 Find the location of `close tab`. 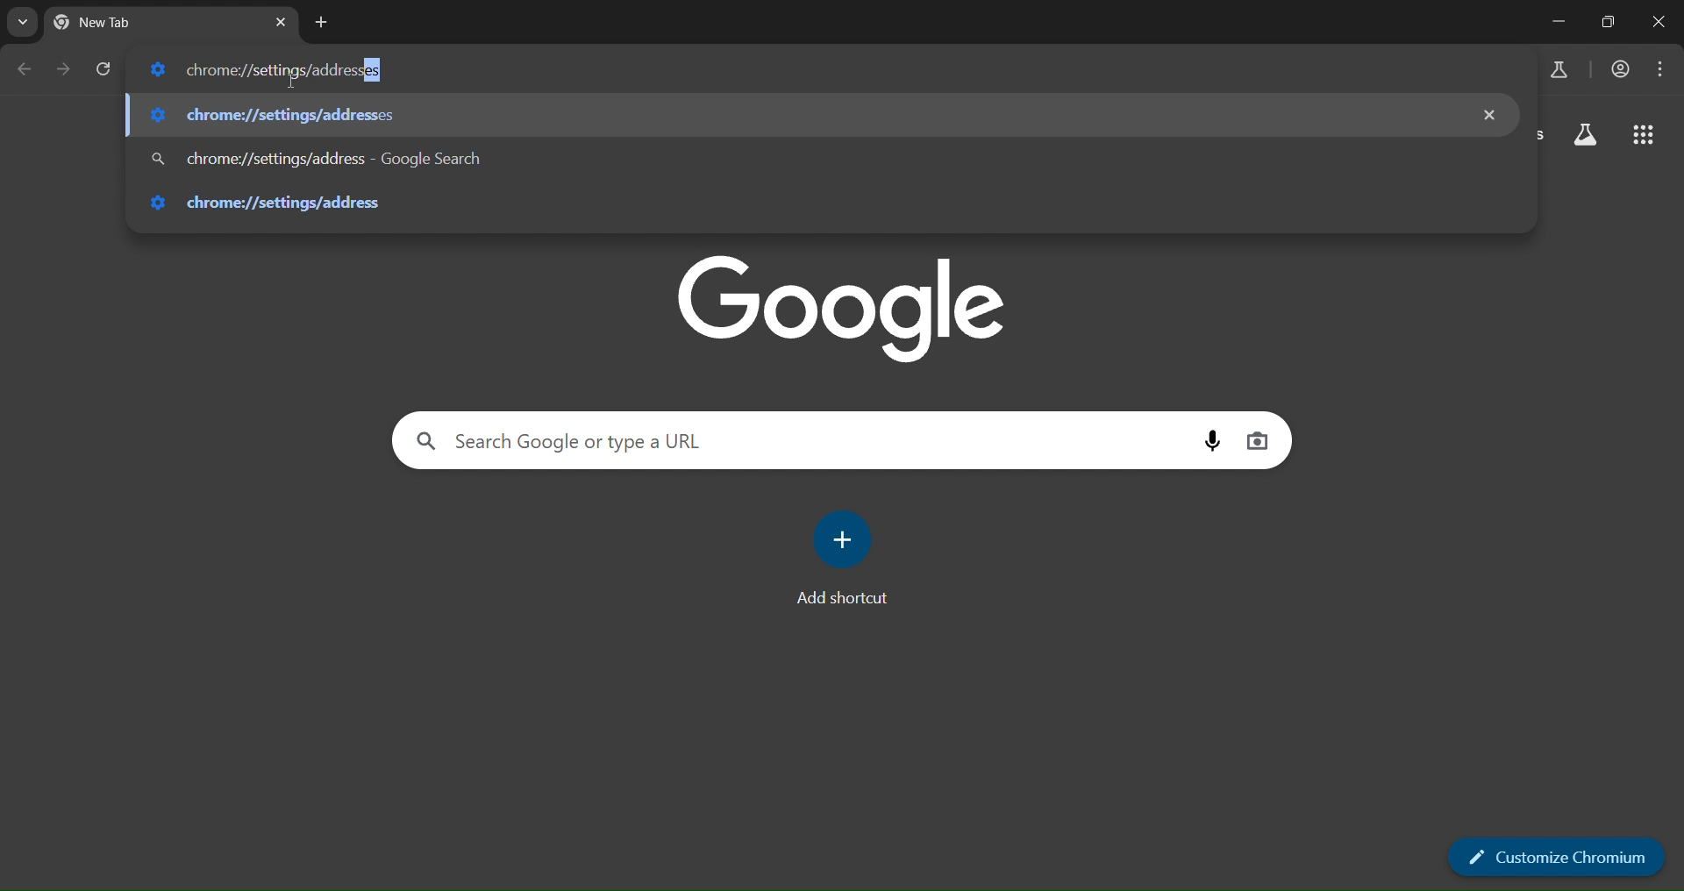

close tab is located at coordinates (281, 24).